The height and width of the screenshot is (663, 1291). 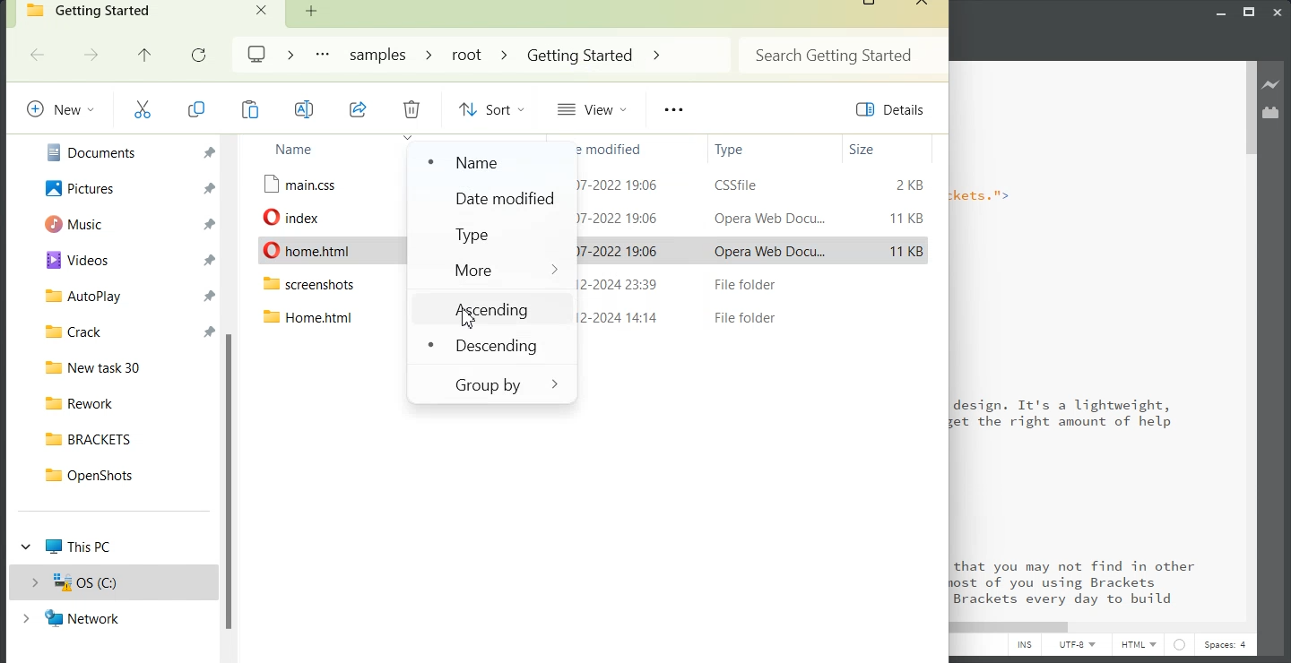 I want to click on BRACKETS File, so click(x=126, y=439).